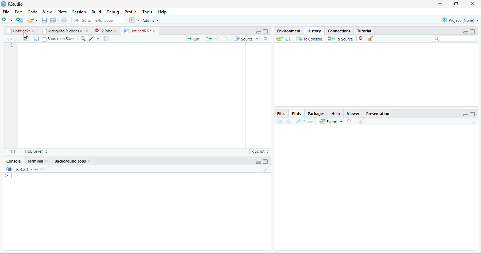 This screenshot has height=254, width=481. What do you see at coordinates (76, 161) in the screenshot?
I see `Backgroun jobs` at bounding box center [76, 161].